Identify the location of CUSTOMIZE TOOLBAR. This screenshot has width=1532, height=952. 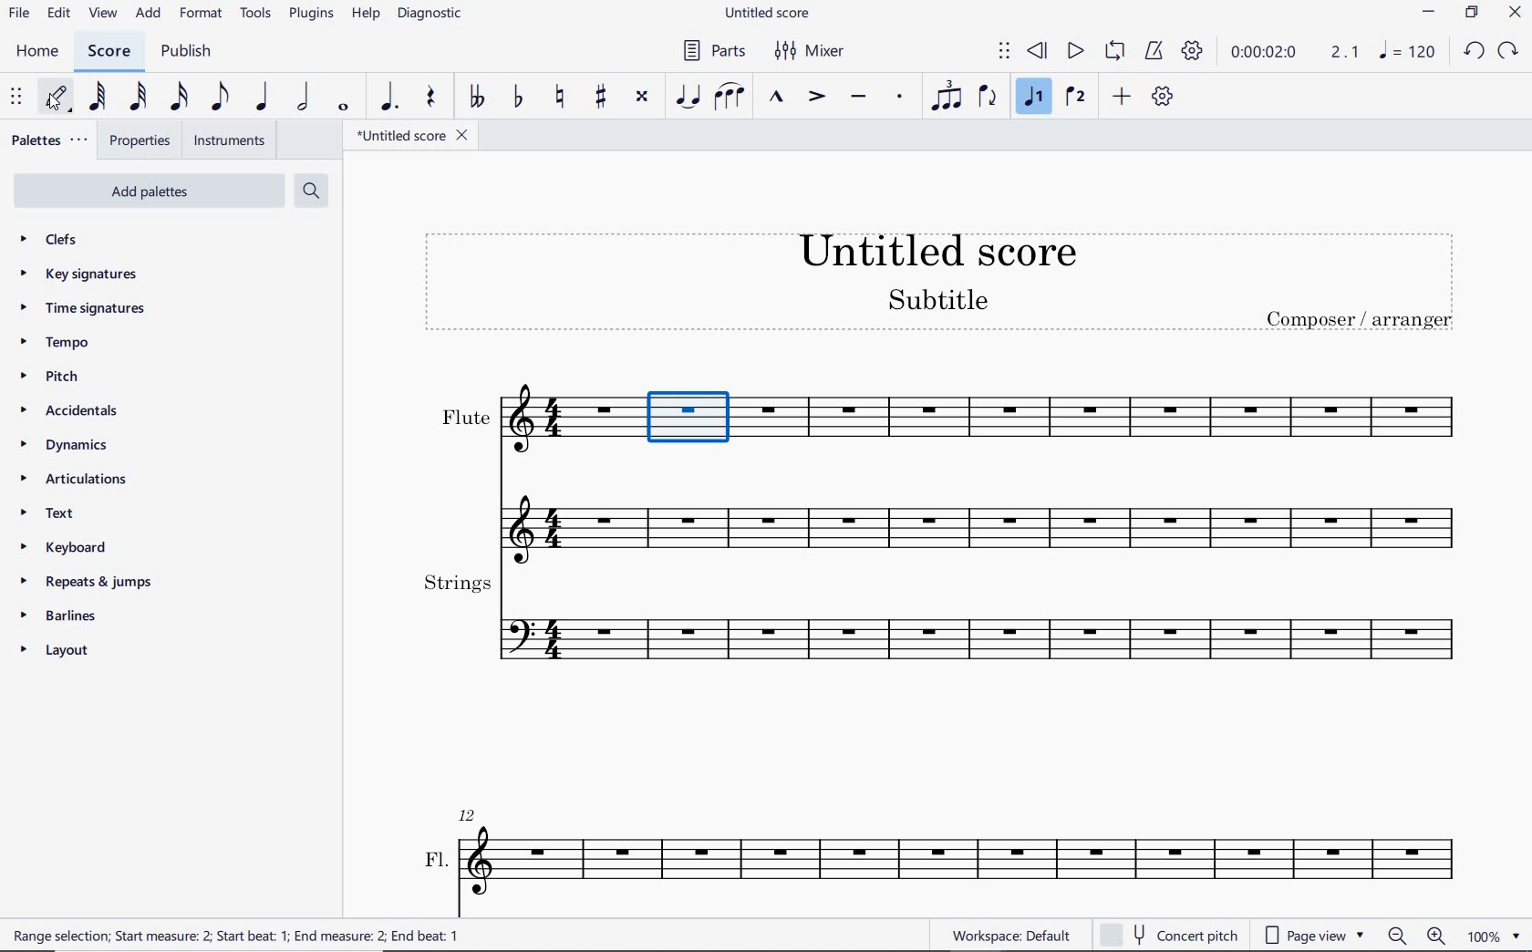
(1163, 97).